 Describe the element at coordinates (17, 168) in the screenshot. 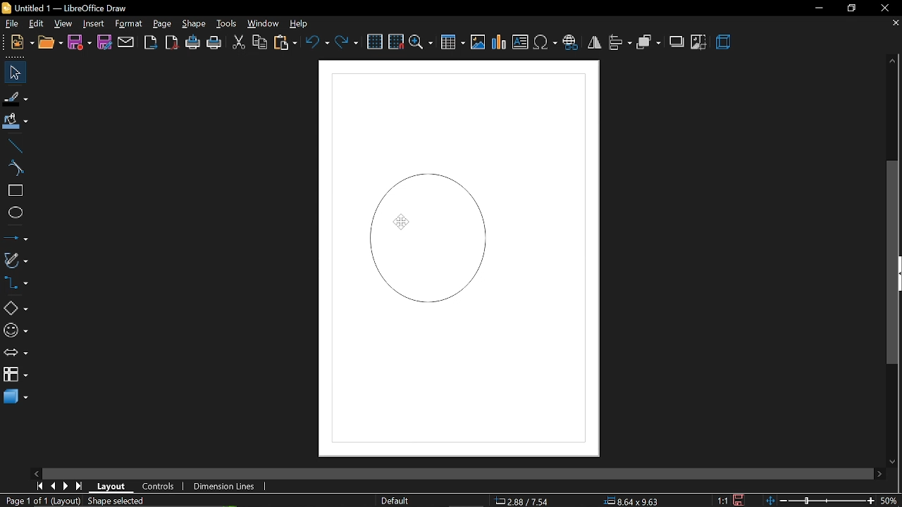

I see `curve` at that location.